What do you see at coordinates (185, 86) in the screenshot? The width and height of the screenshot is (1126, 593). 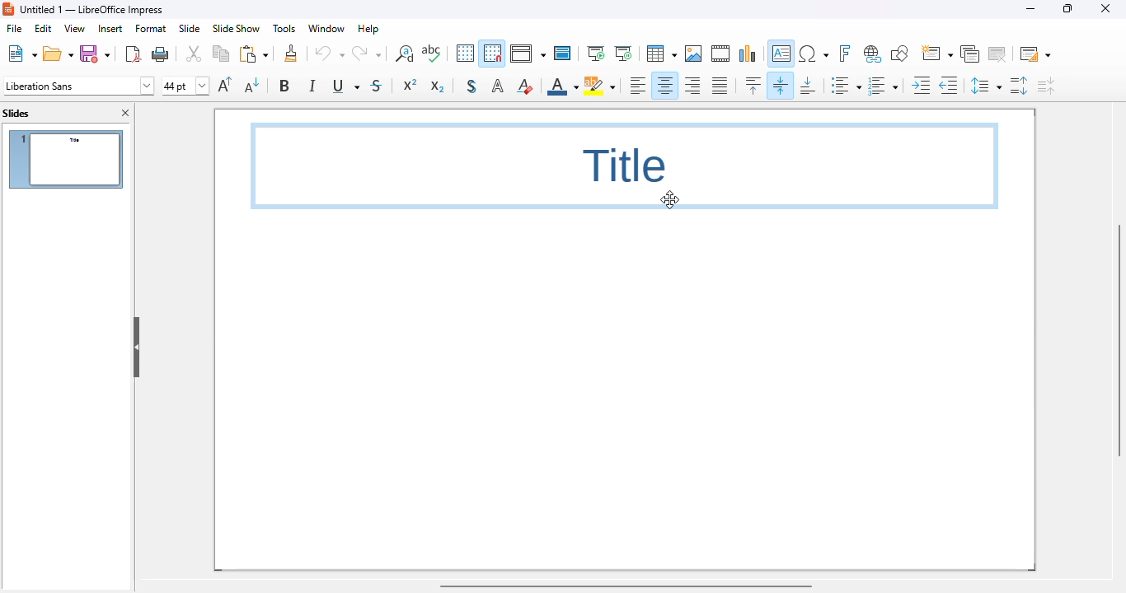 I see `font size` at bounding box center [185, 86].